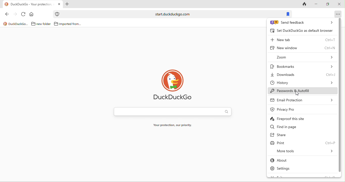  Describe the element at coordinates (175, 86) in the screenshot. I see `duck duck go logo` at that location.